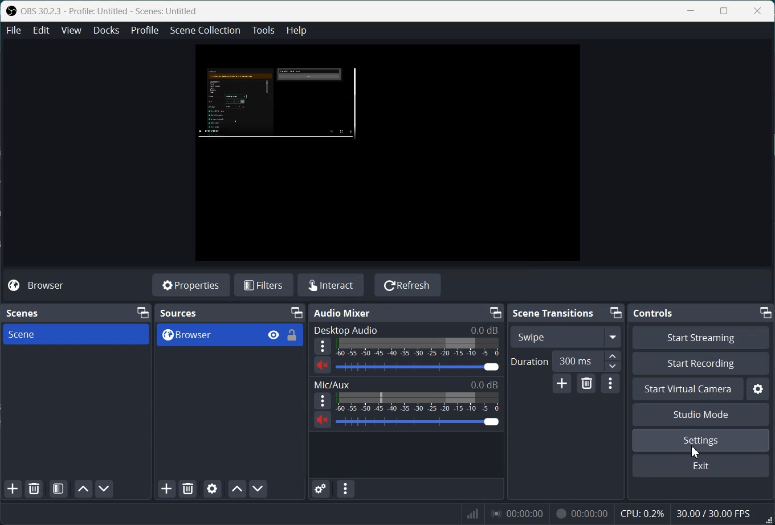  I want to click on Mic/Aux 0.0 dB, so click(405, 383).